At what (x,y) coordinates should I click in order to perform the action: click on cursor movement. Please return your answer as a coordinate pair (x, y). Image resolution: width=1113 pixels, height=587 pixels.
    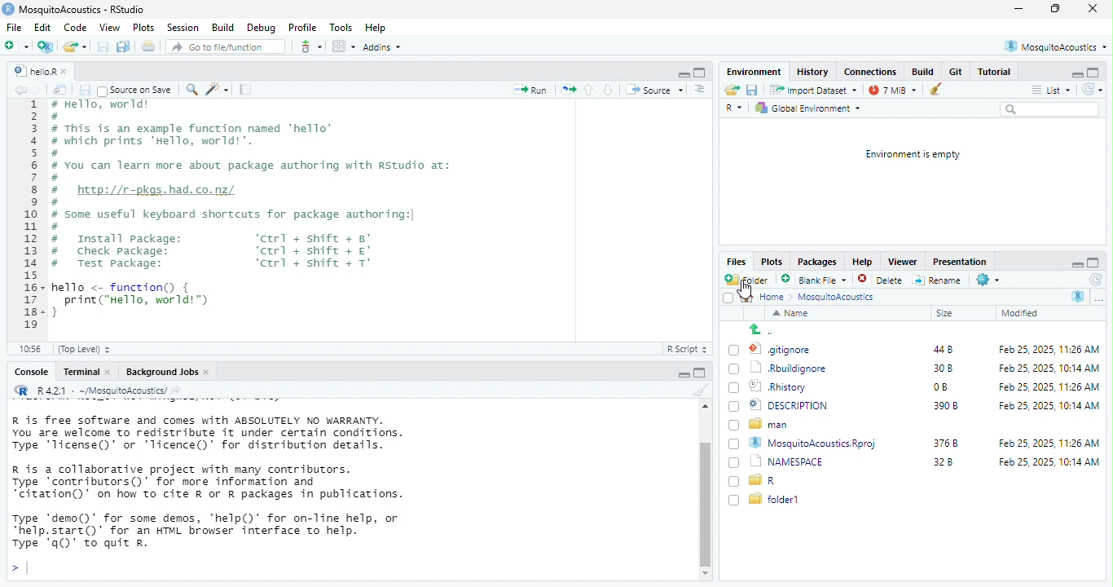
    Looking at the image, I should click on (747, 293).